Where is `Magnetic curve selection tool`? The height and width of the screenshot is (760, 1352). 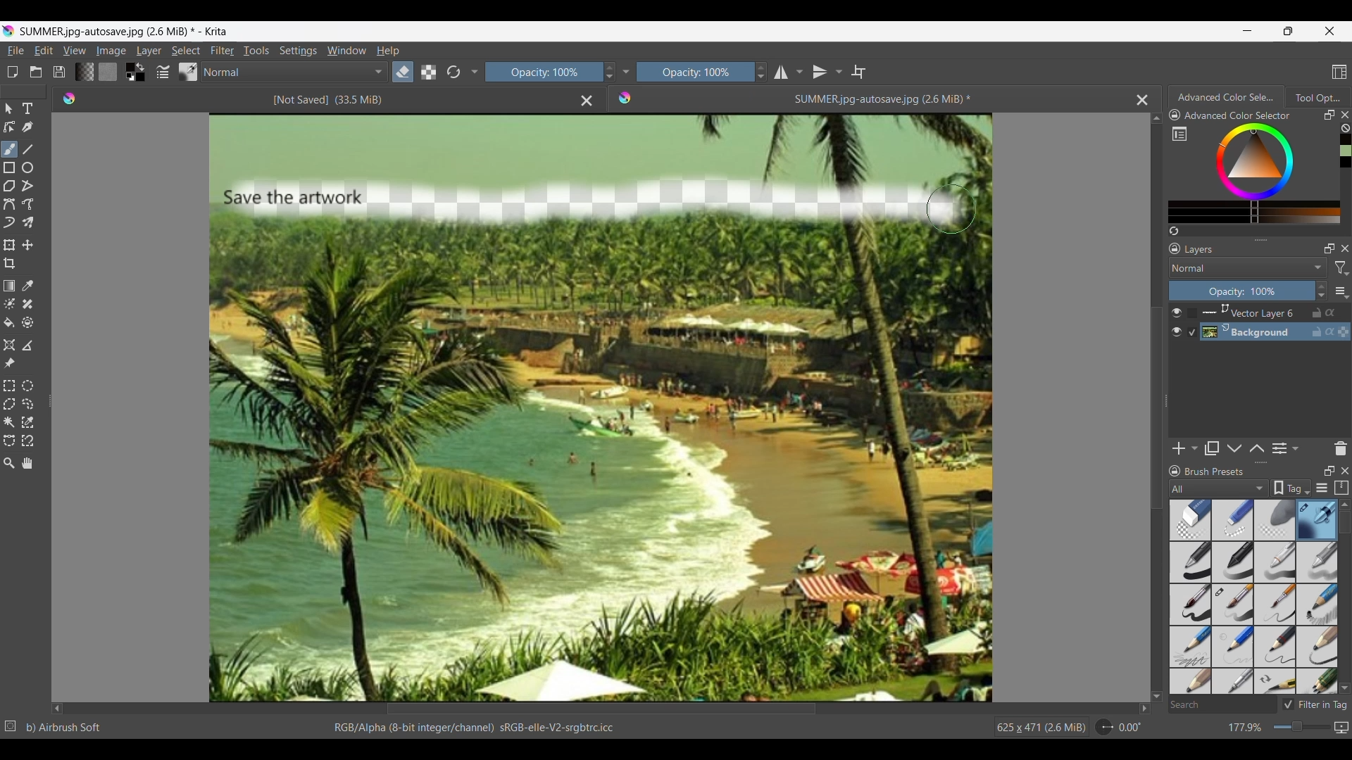
Magnetic curve selection tool is located at coordinates (27, 441).